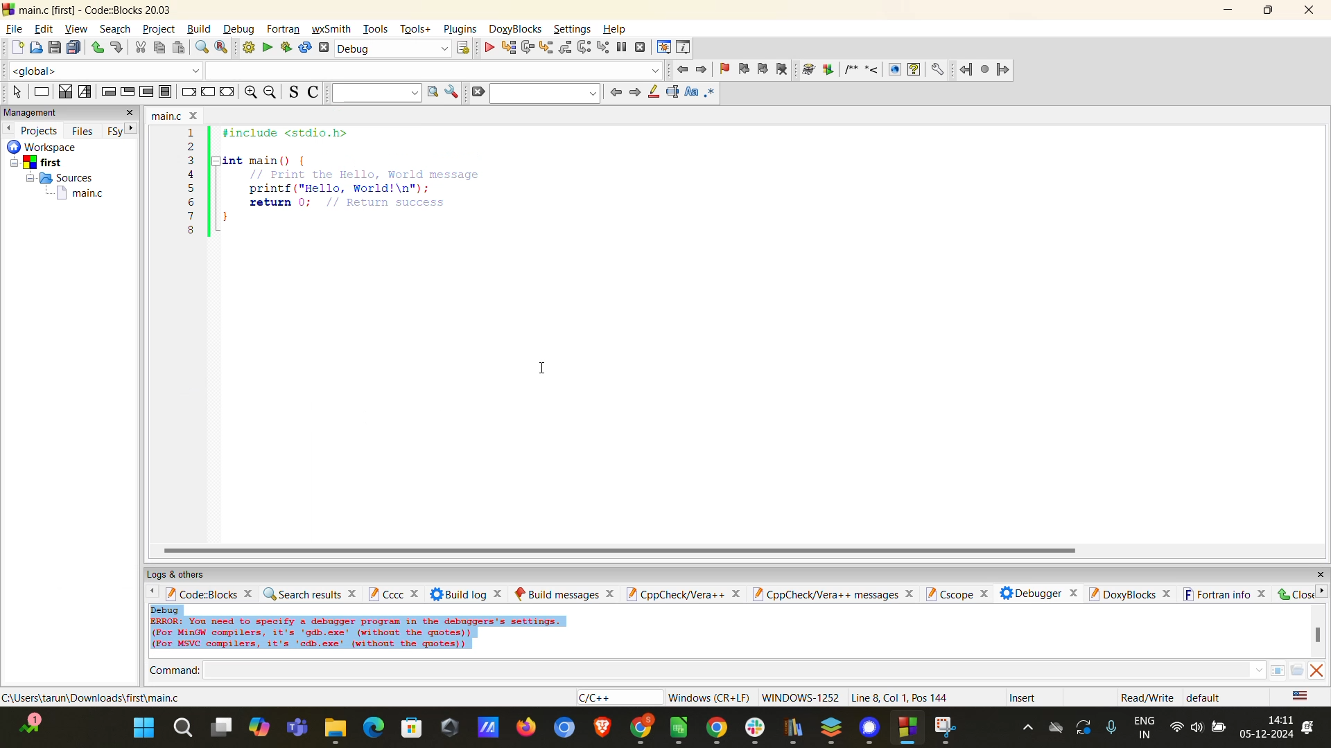  Describe the element at coordinates (285, 49) in the screenshot. I see `run and build` at that location.